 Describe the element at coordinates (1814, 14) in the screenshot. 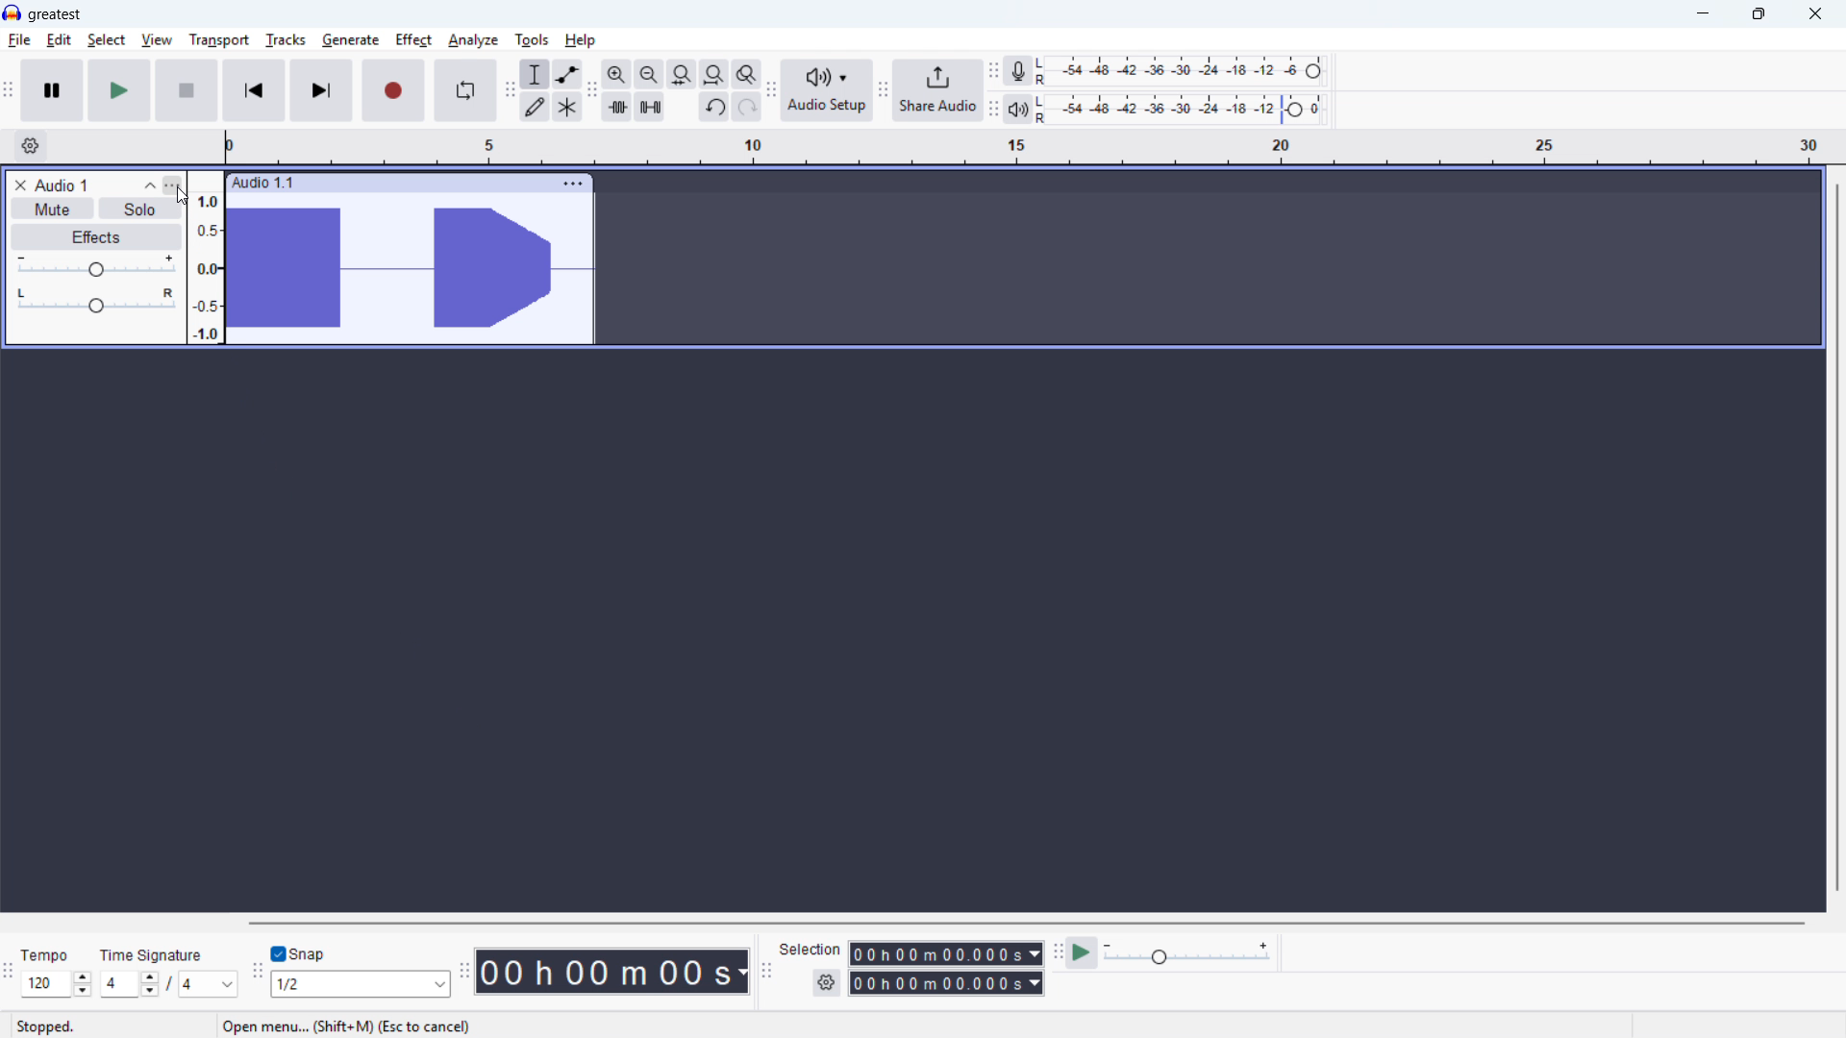

I see `close ` at that location.